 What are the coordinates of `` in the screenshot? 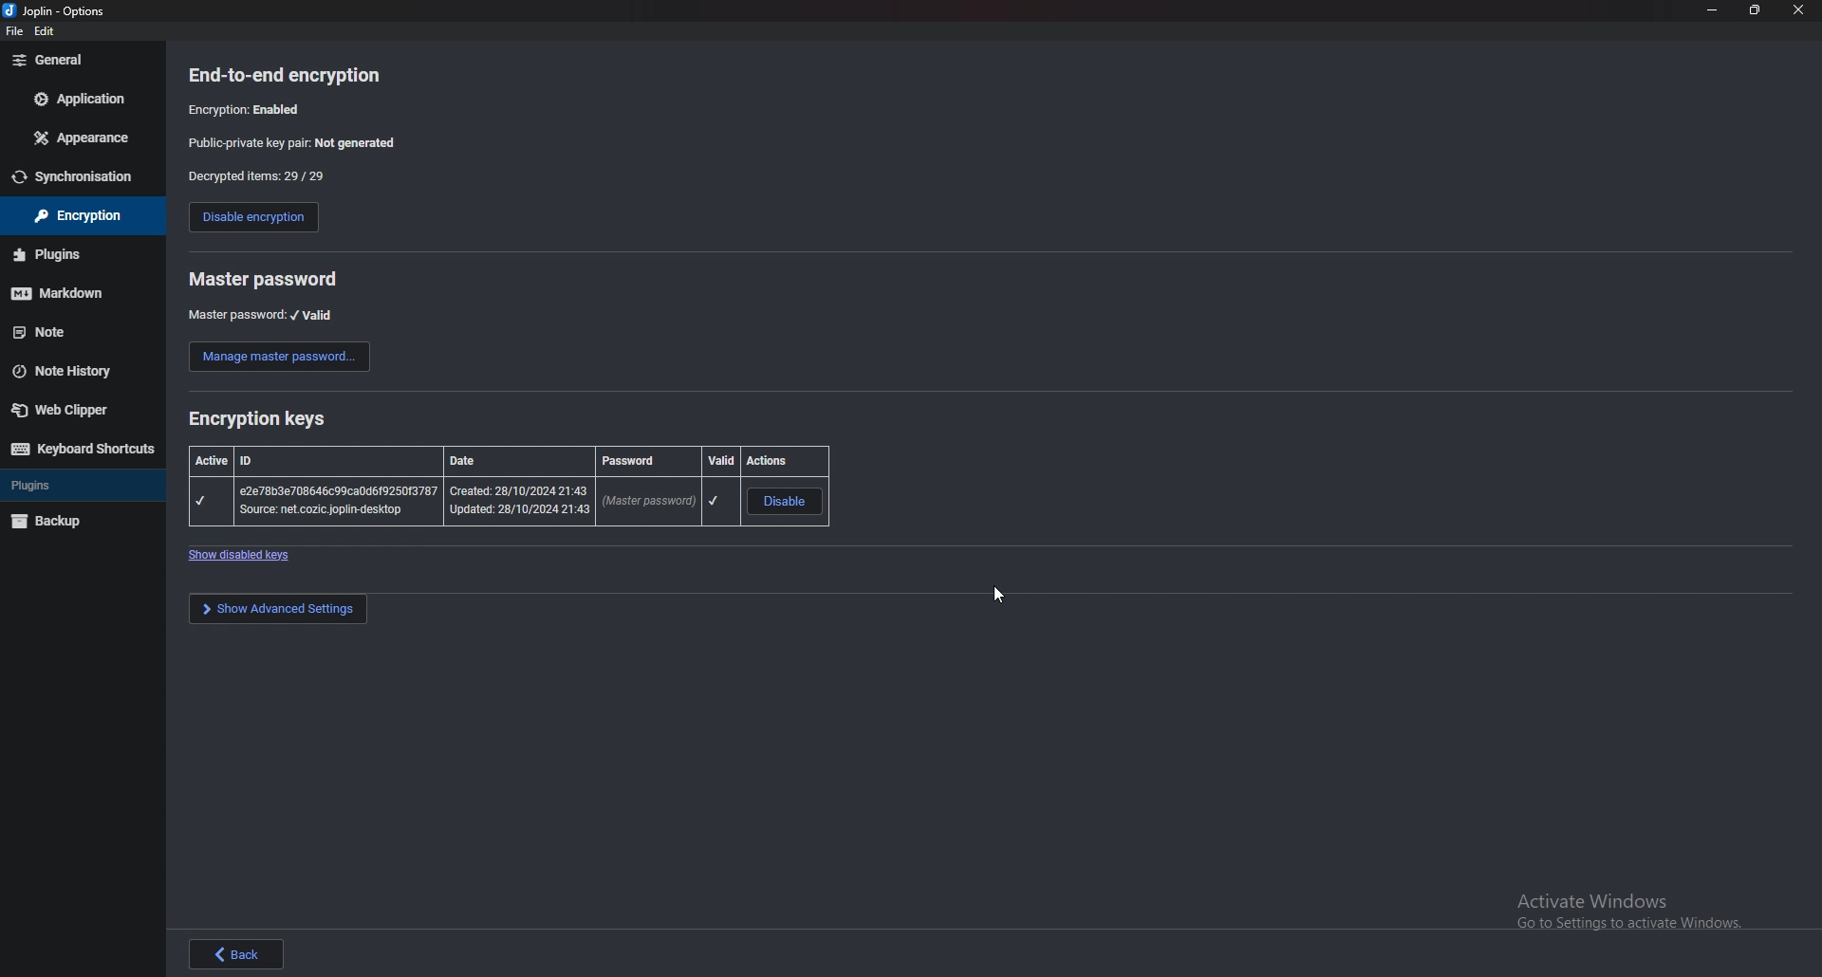 It's located at (46, 30).